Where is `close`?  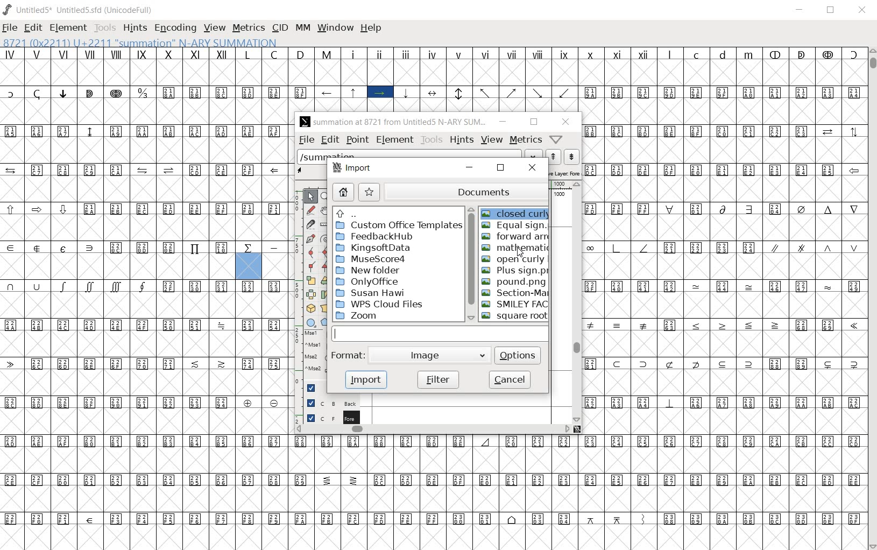 close is located at coordinates (565, 122).